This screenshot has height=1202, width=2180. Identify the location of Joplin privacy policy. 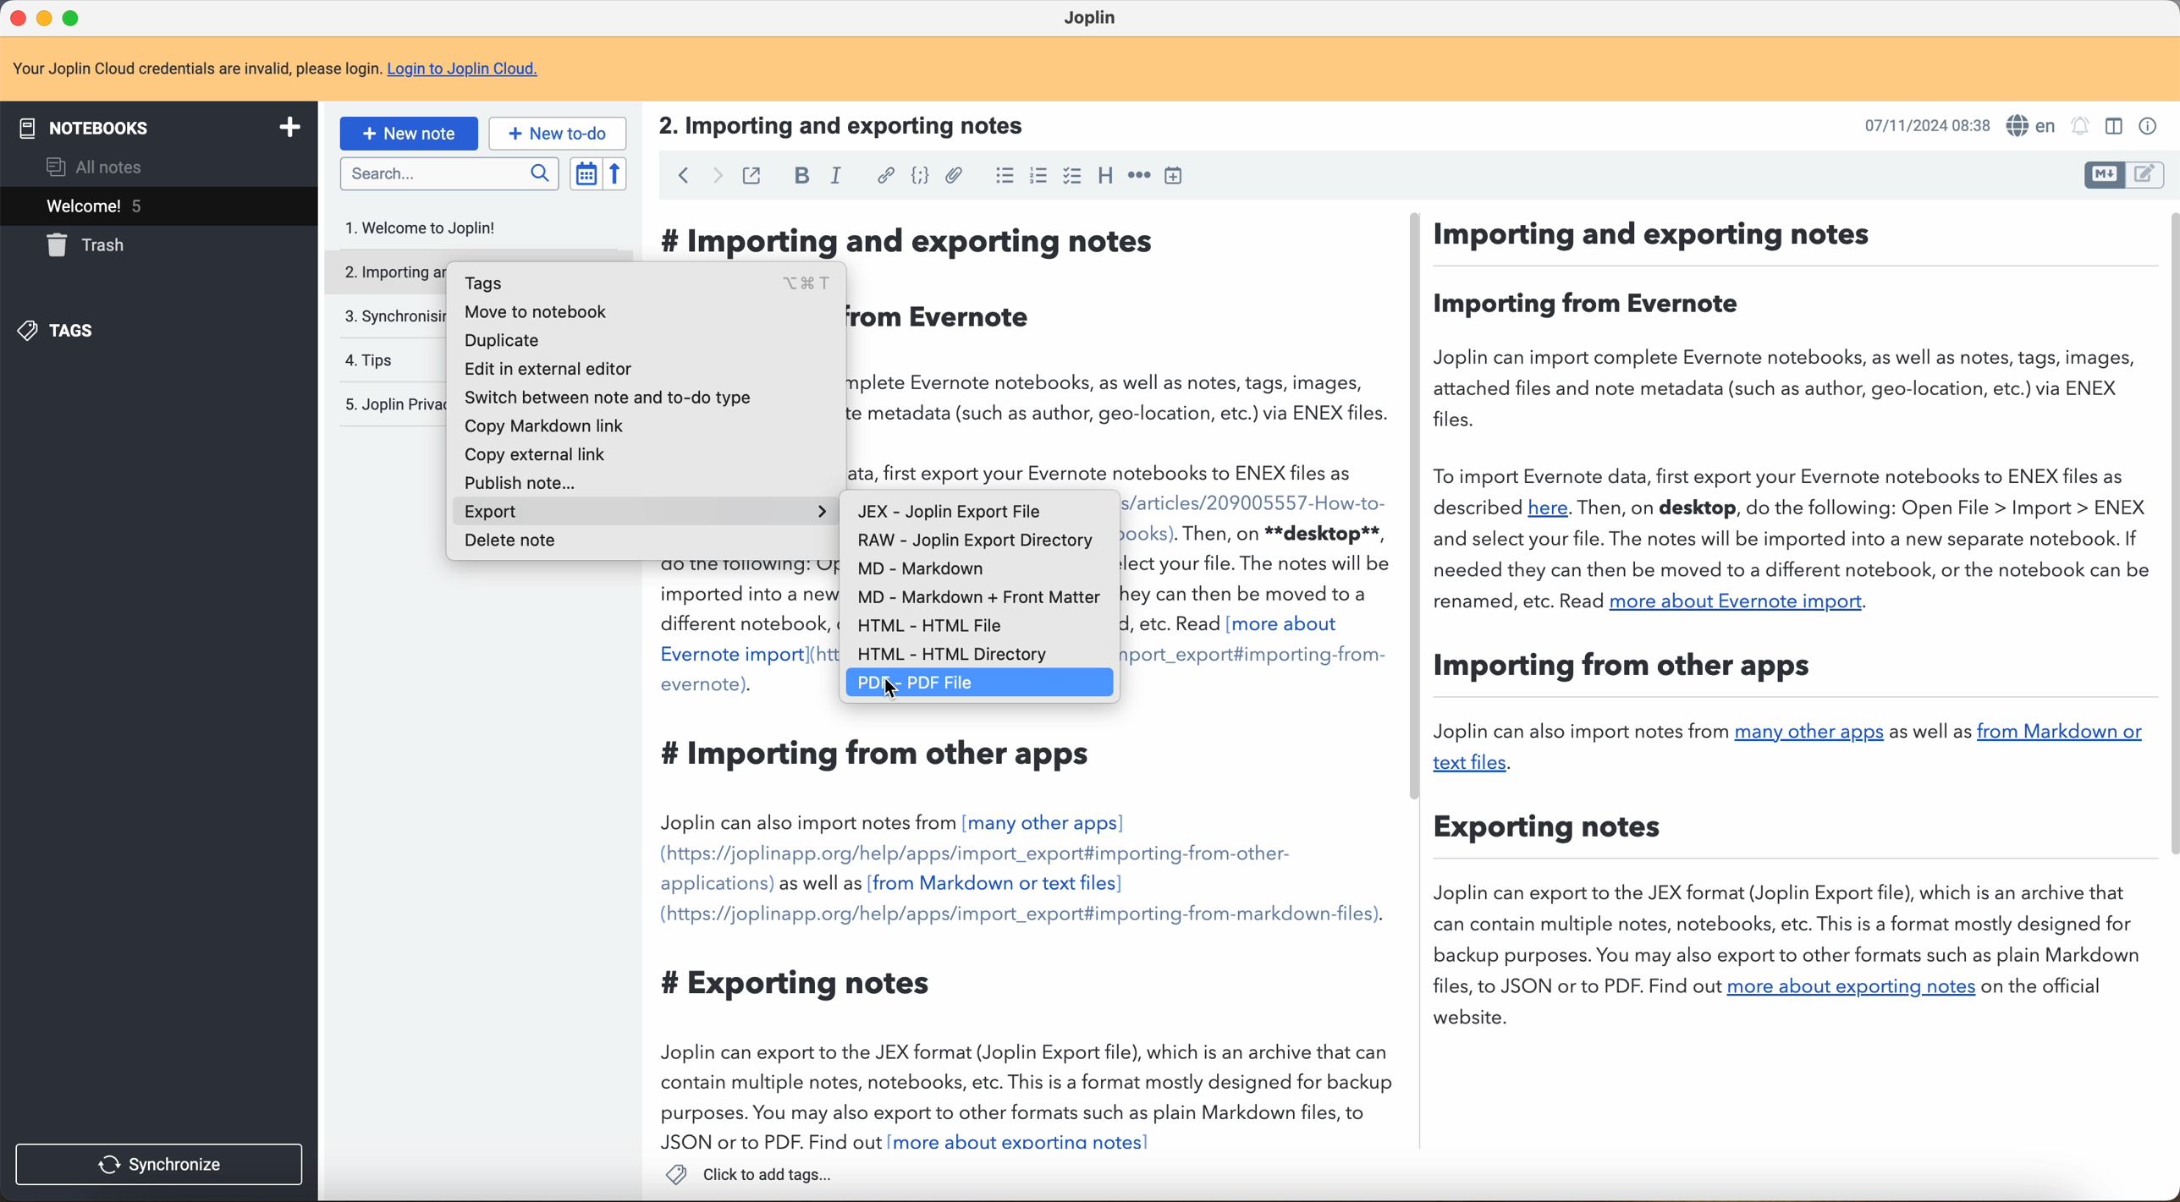
(391, 404).